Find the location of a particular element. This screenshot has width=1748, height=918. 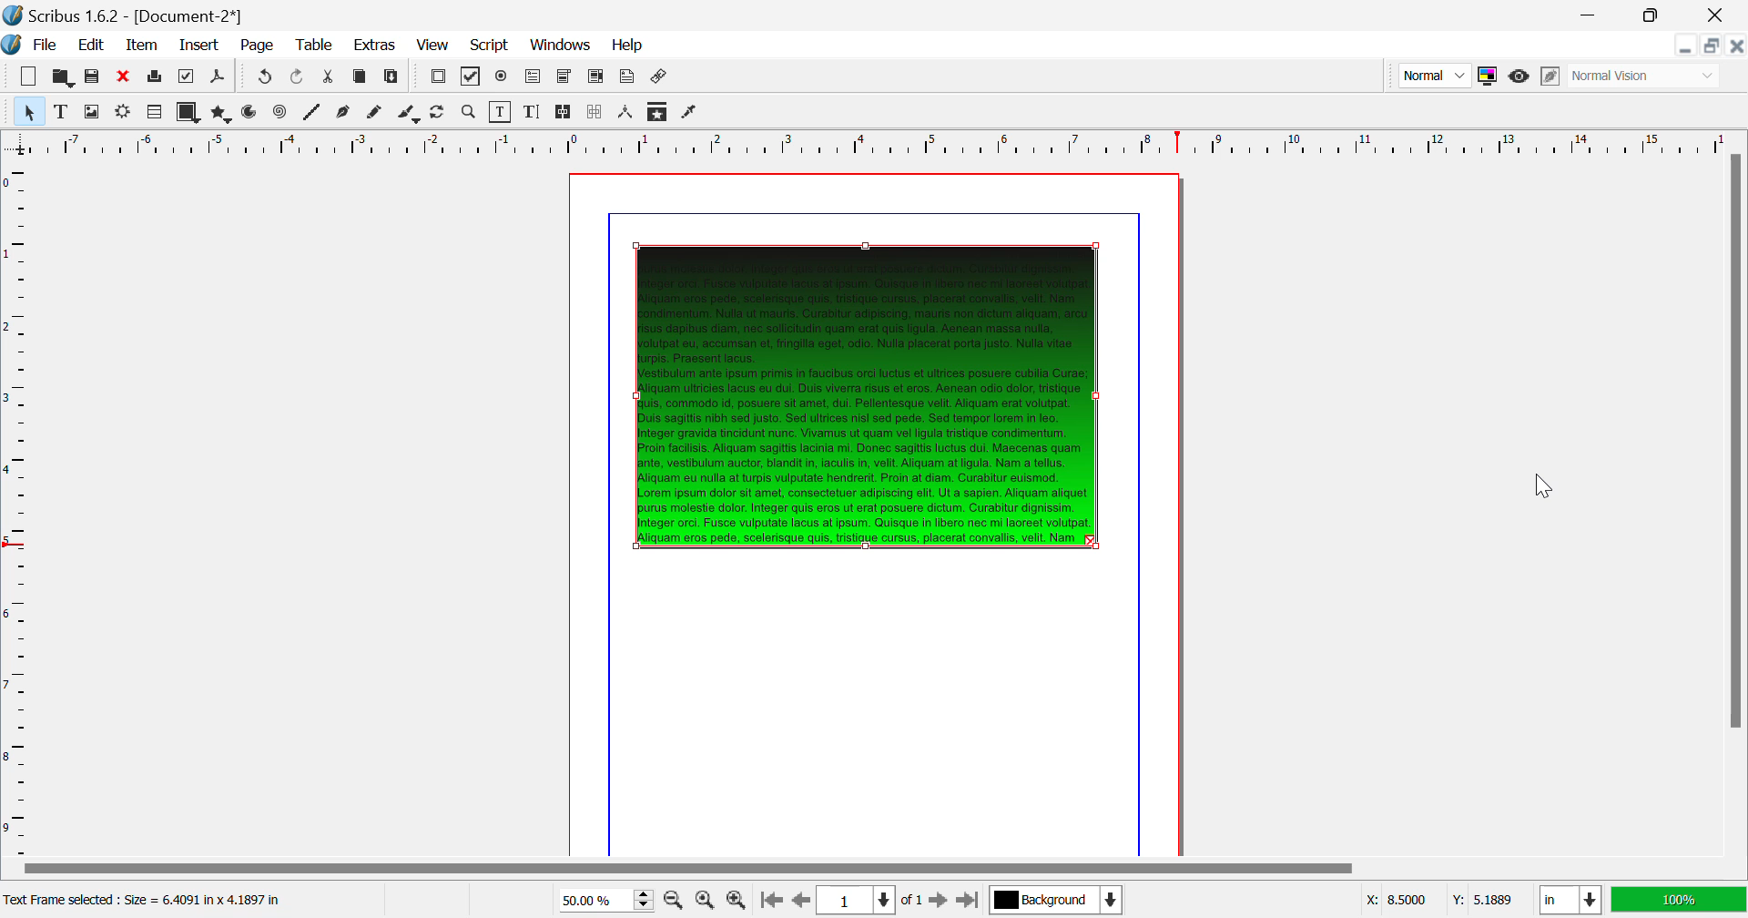

Scroll Bar is located at coordinates (1736, 503).